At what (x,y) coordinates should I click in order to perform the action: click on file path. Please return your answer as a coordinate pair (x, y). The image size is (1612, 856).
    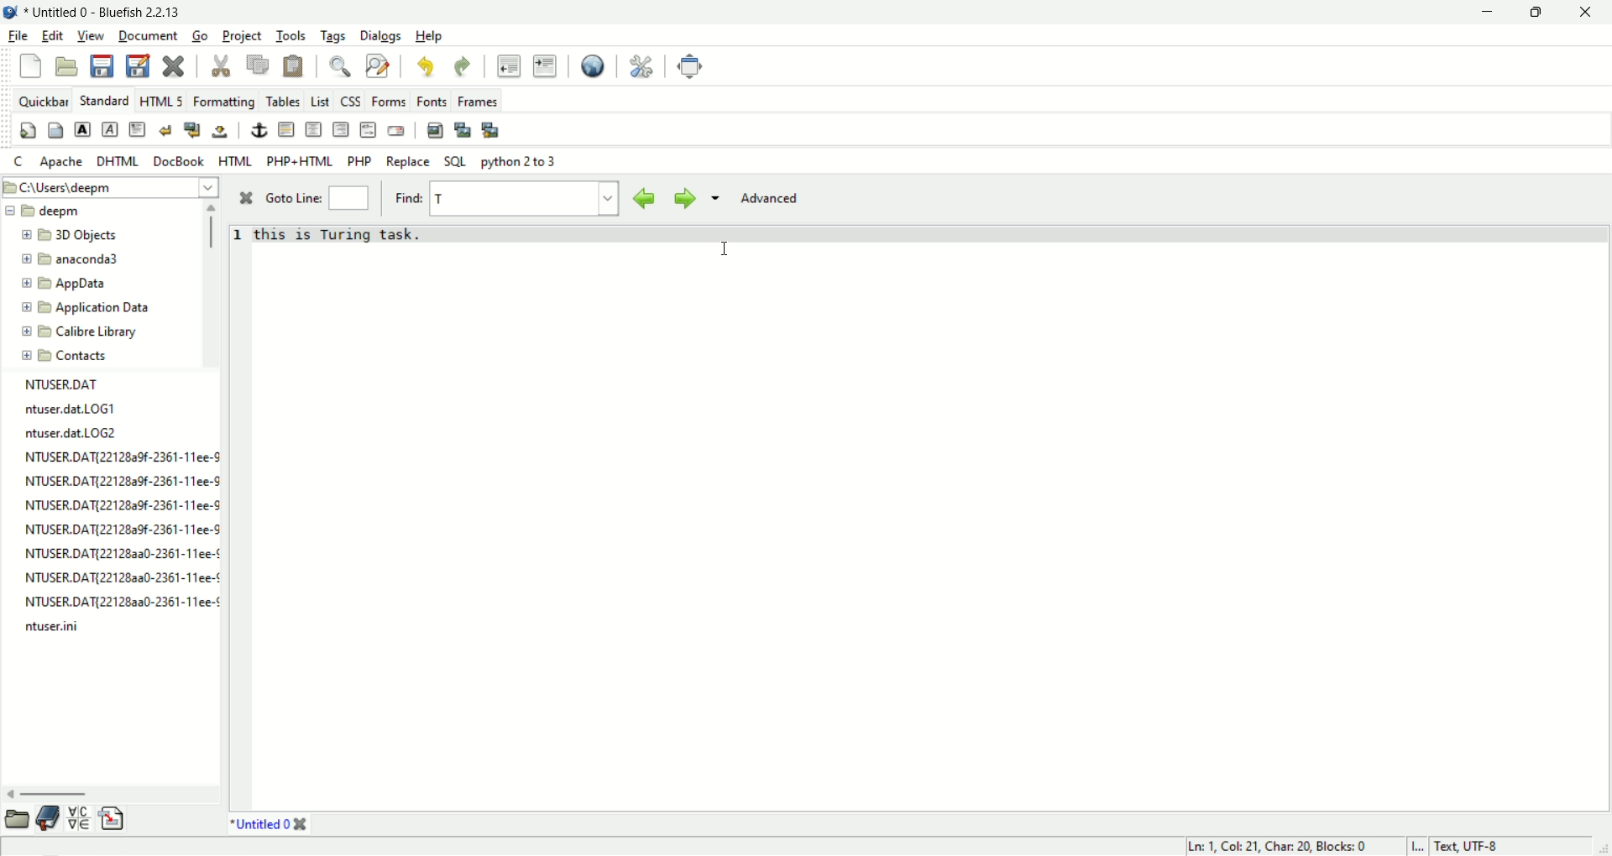
    Looking at the image, I should click on (112, 187).